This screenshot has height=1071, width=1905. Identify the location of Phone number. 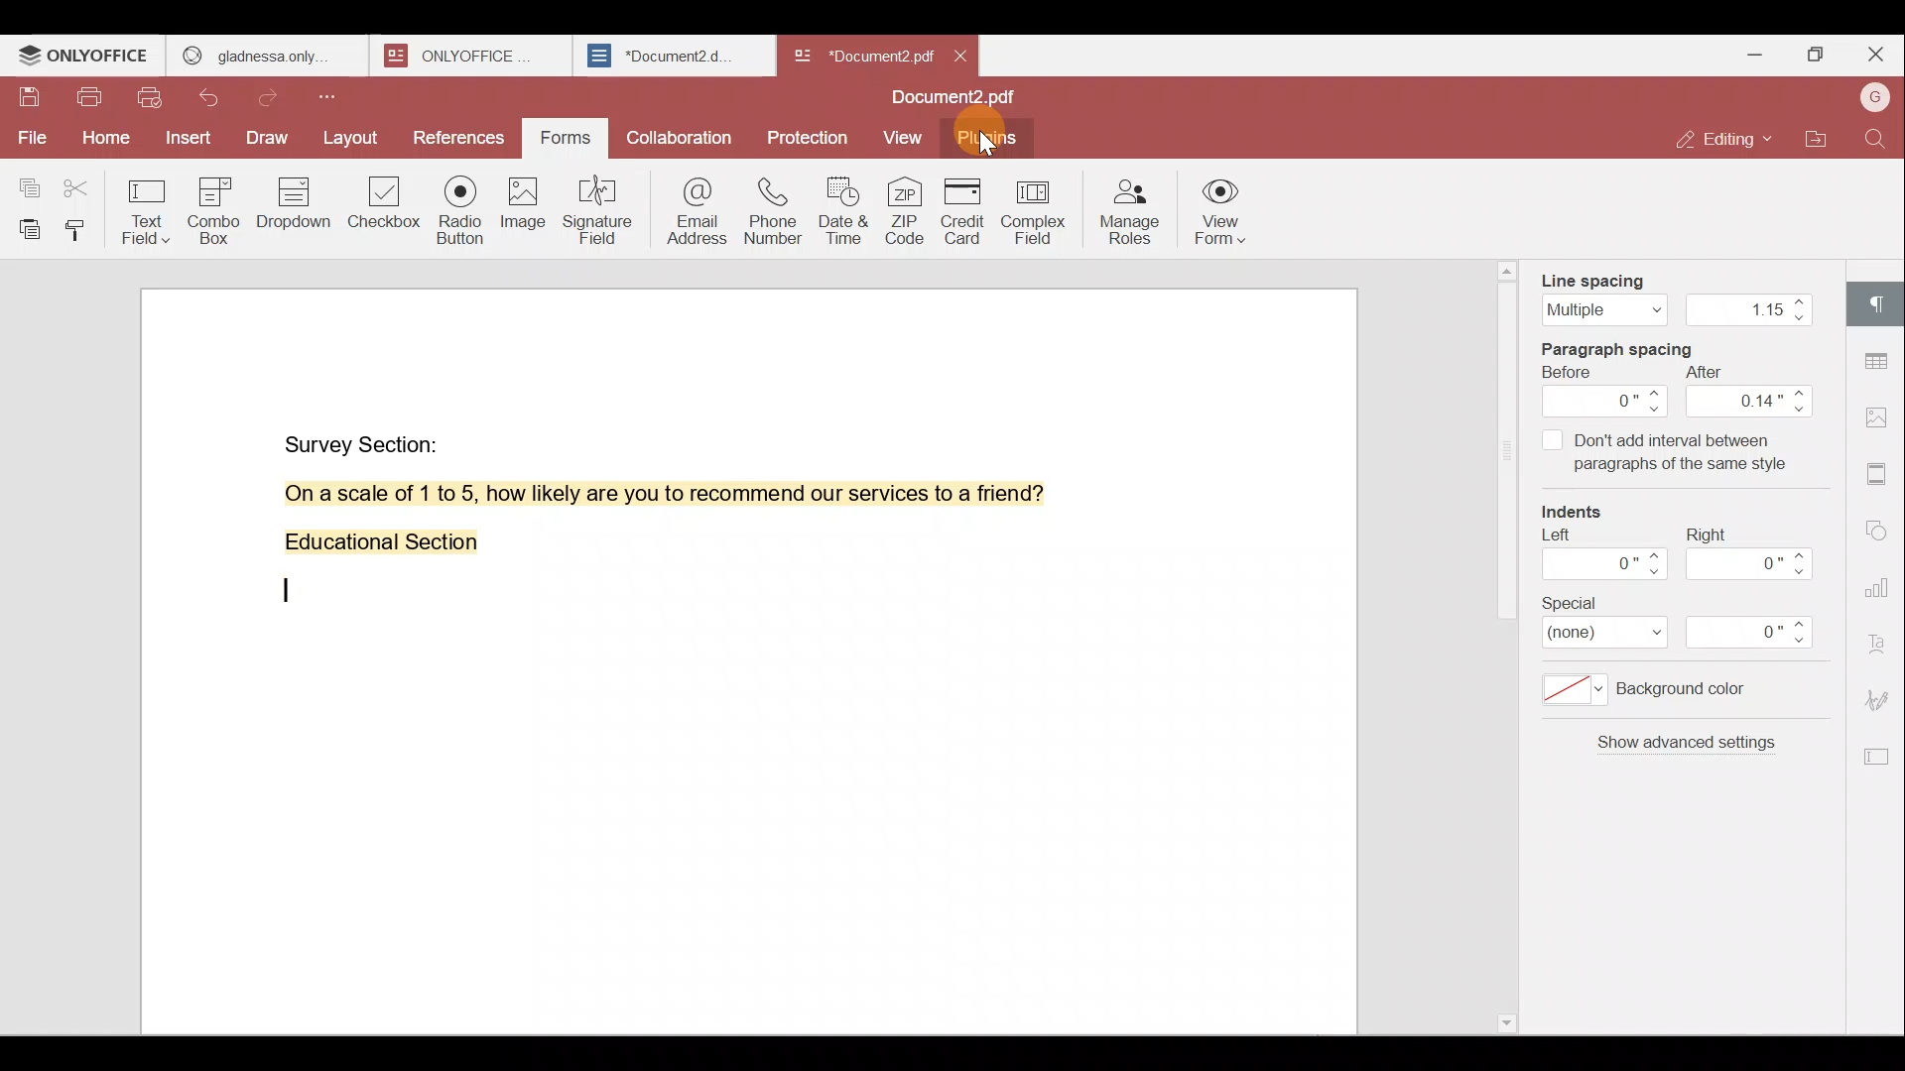
(770, 204).